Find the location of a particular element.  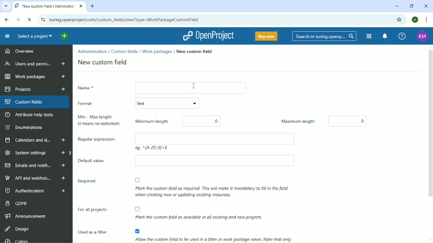

Empty box is located at coordinates (220, 137).